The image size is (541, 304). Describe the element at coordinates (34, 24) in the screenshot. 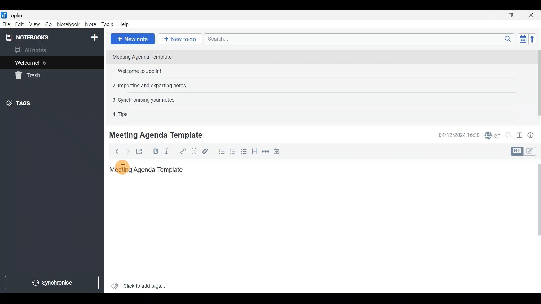

I see `View` at that location.